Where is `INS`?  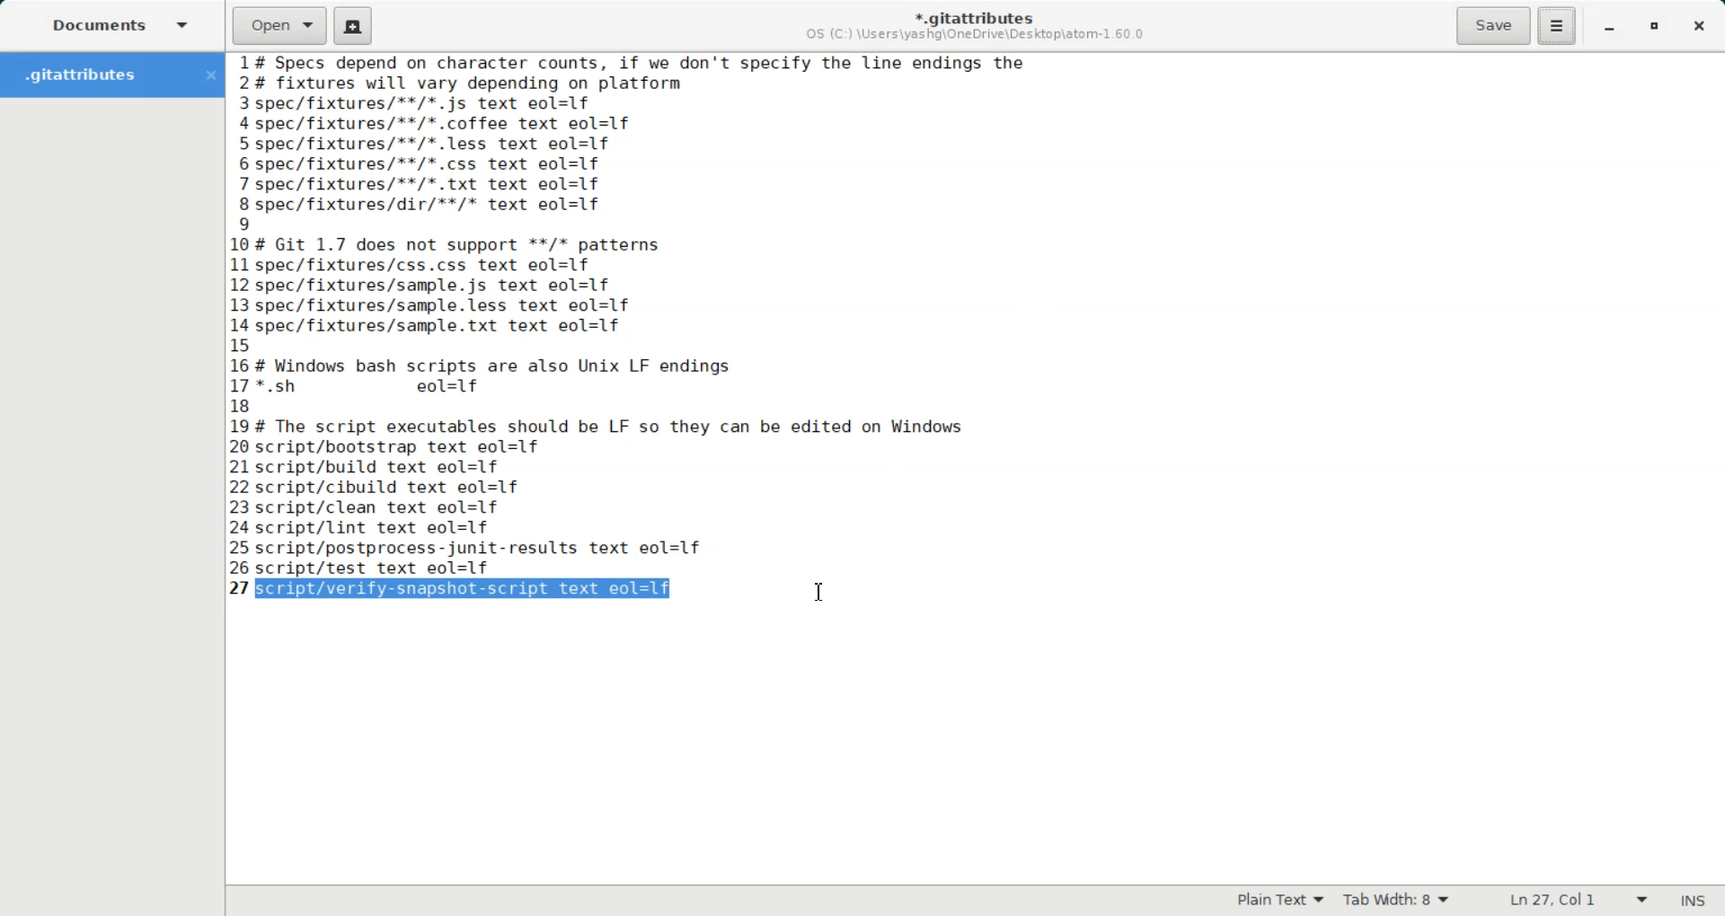 INS is located at coordinates (1693, 900).